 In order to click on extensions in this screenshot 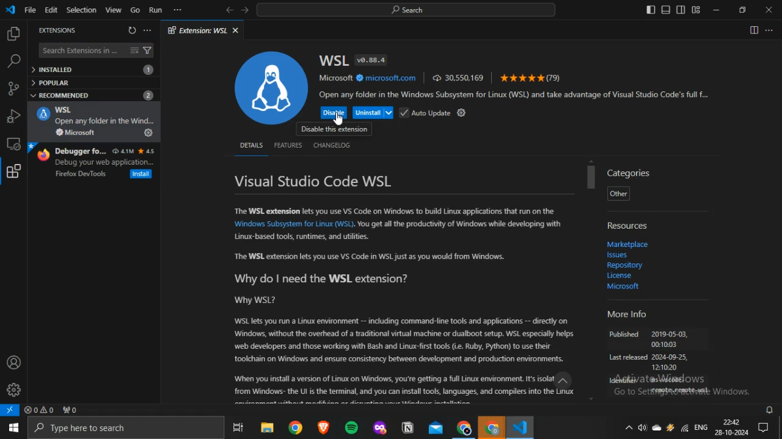, I will do `click(15, 172)`.